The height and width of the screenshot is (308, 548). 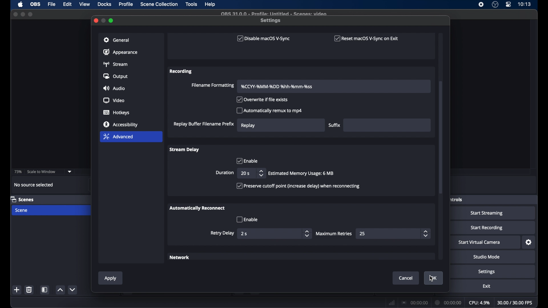 I want to click on decrement, so click(x=72, y=289).